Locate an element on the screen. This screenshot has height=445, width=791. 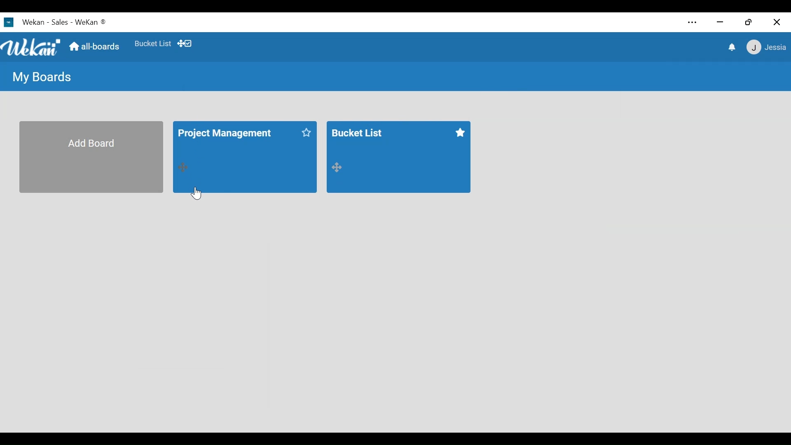
My Boards is located at coordinates (43, 77).